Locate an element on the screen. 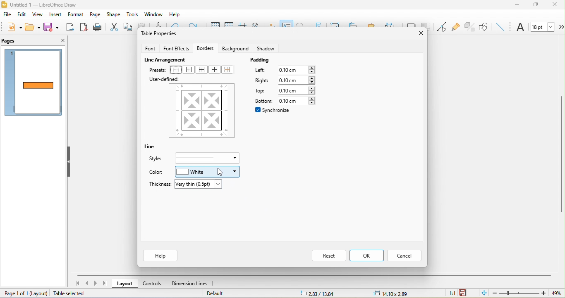 The width and height of the screenshot is (565, 298). edit is located at coordinates (21, 14).